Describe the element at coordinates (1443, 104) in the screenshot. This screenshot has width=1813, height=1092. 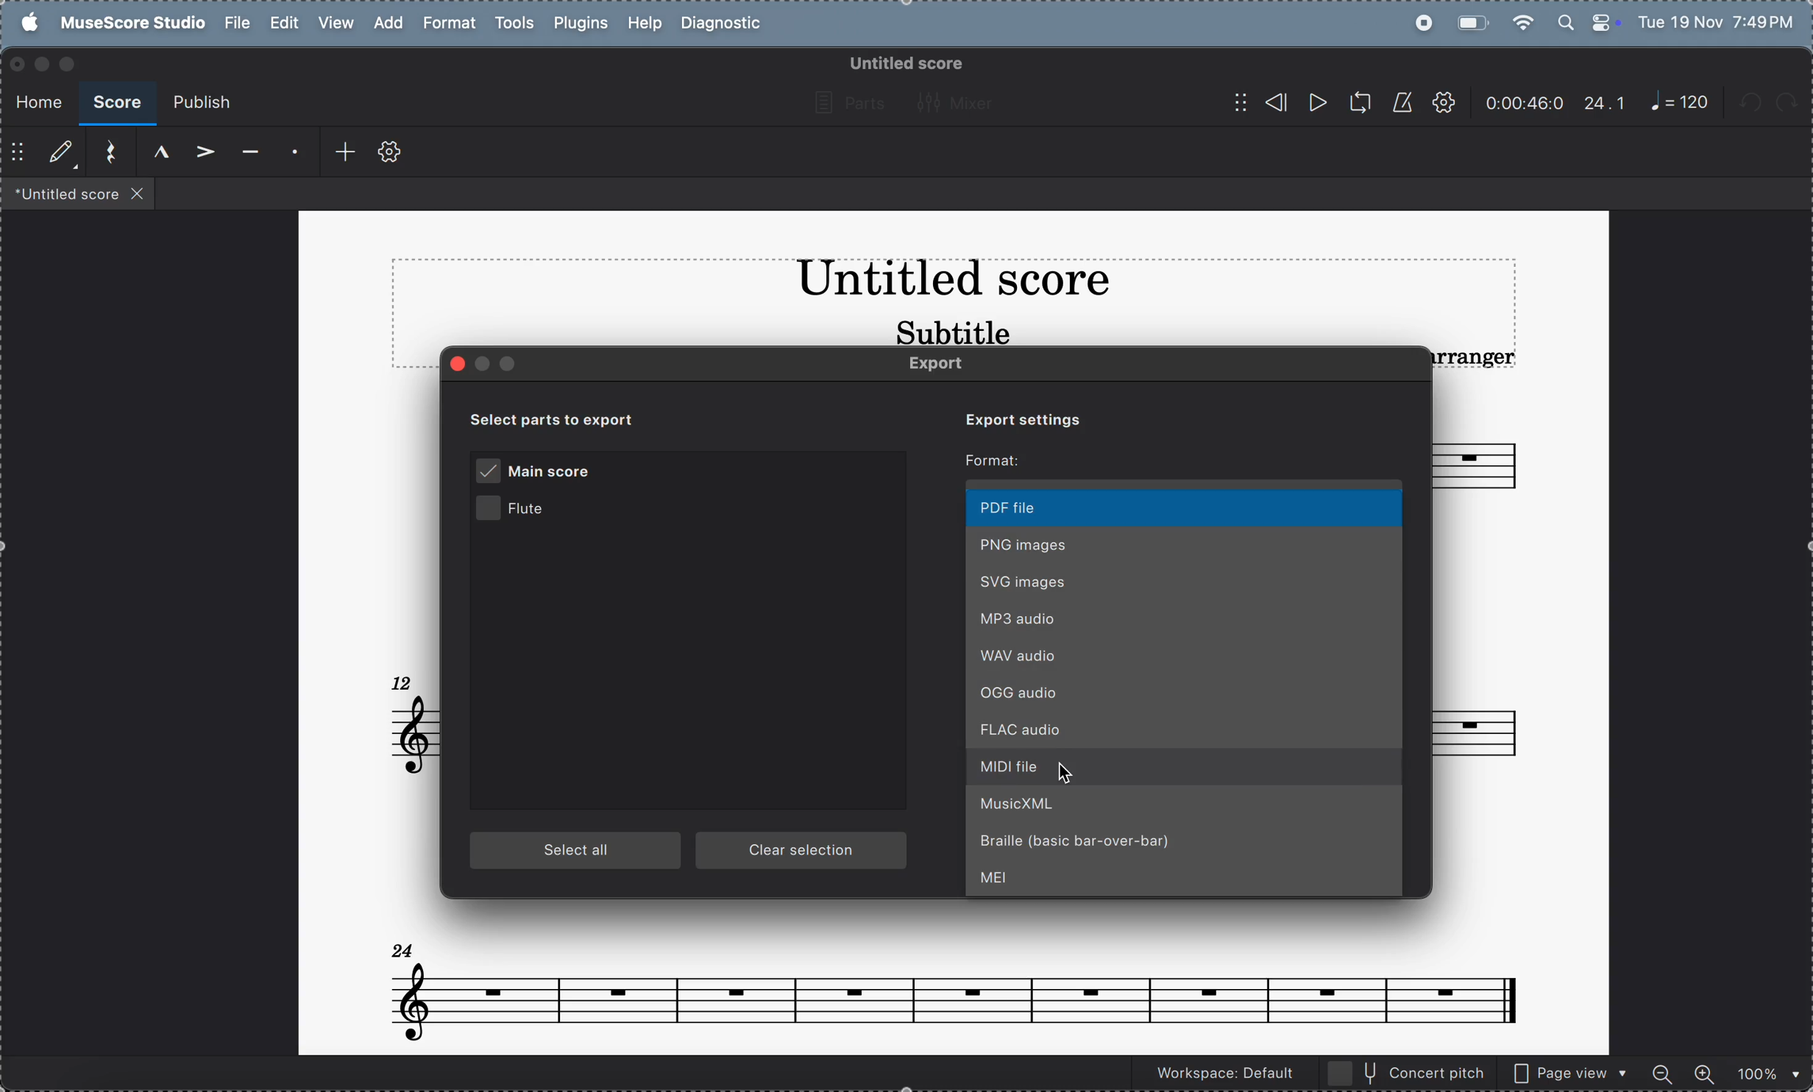
I see `settings` at that location.